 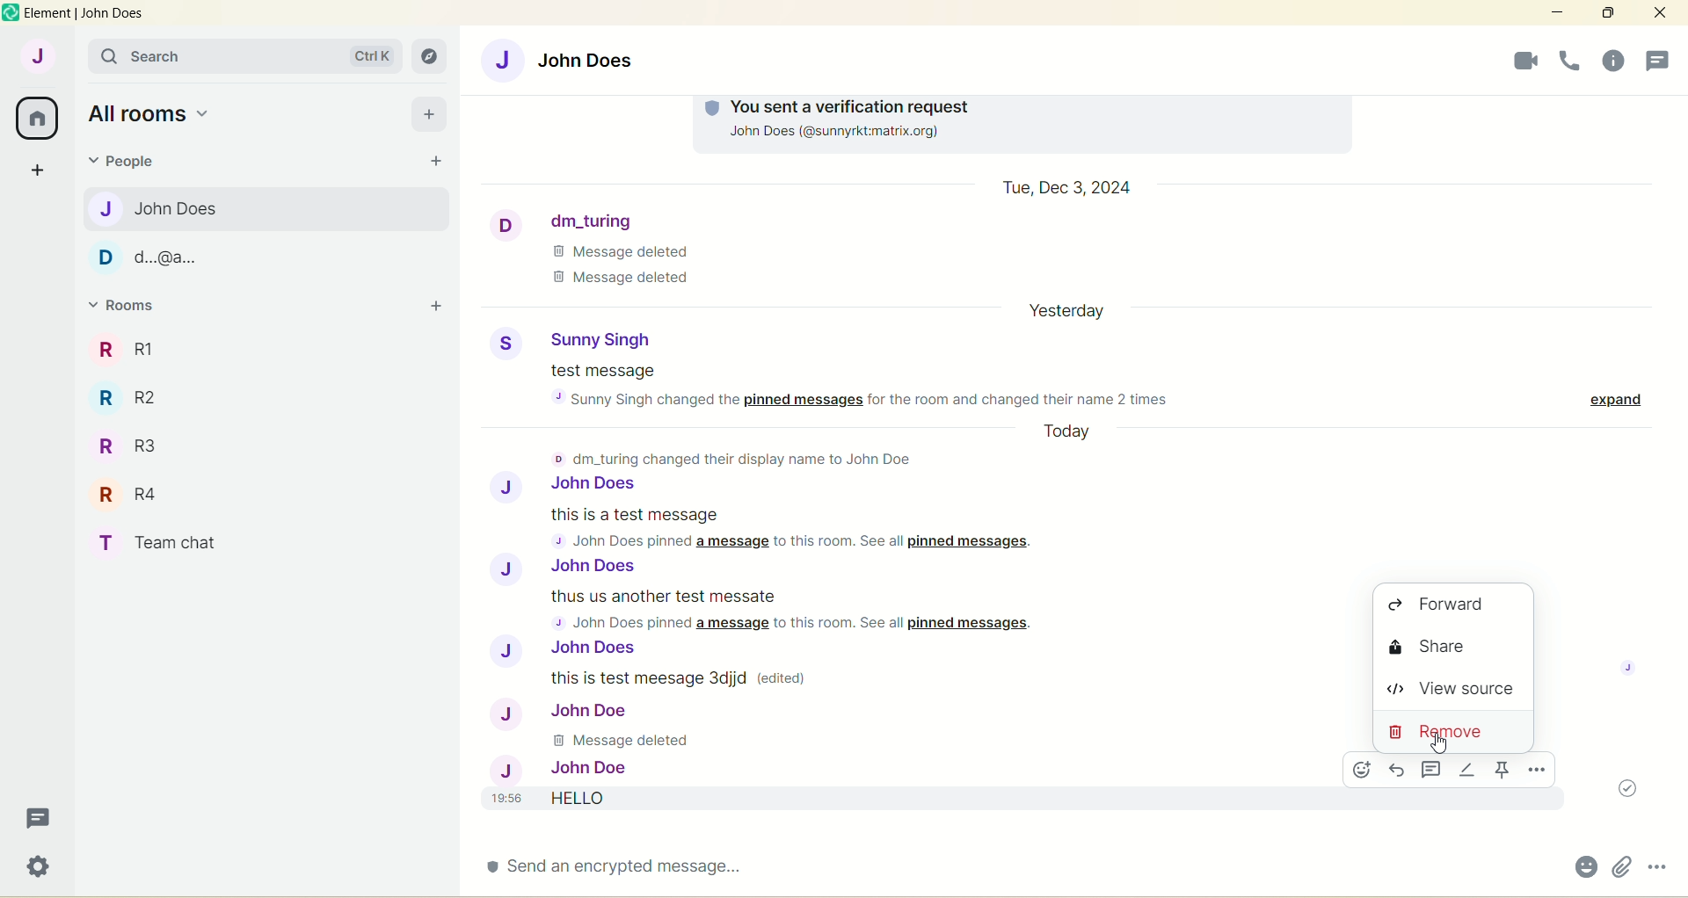 I want to click on emoji, so click(x=1358, y=770).